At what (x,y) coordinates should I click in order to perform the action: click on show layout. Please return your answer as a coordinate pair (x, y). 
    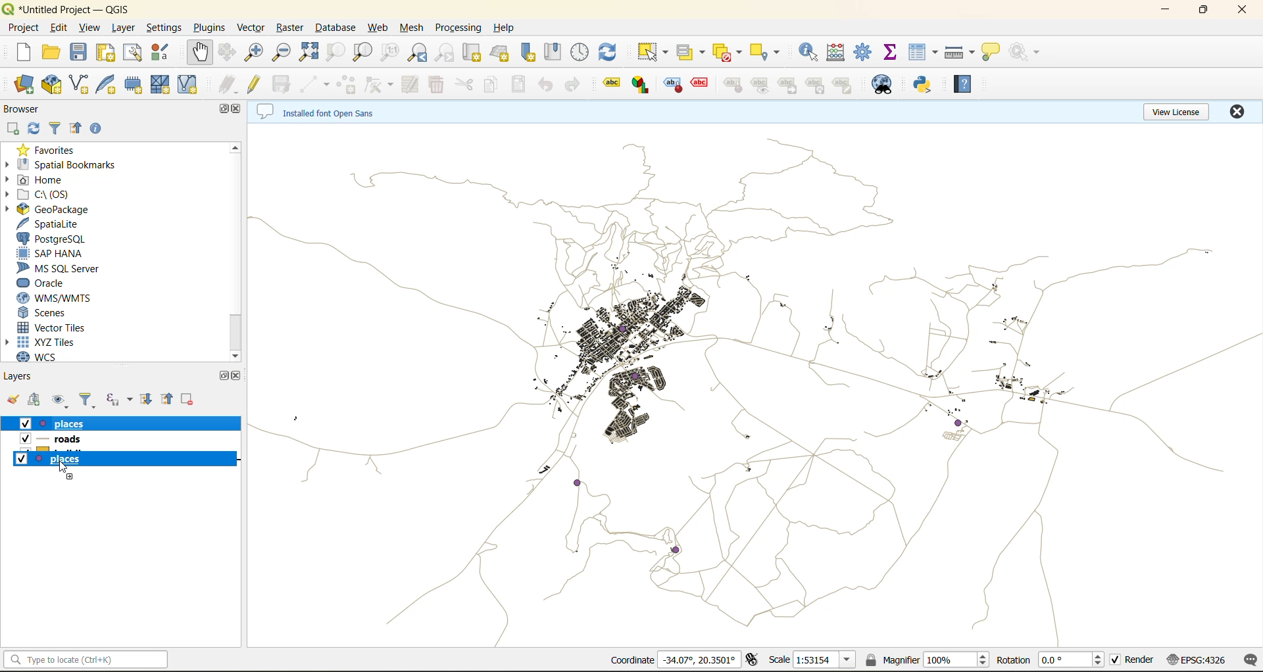
    Looking at the image, I should click on (134, 53).